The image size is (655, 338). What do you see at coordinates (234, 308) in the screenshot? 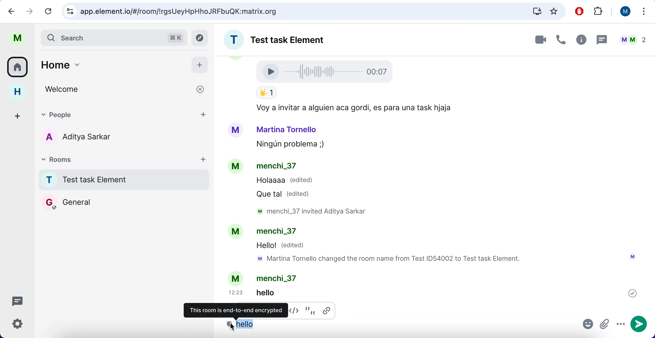
I see `this room is end-to-end encrypted` at bounding box center [234, 308].